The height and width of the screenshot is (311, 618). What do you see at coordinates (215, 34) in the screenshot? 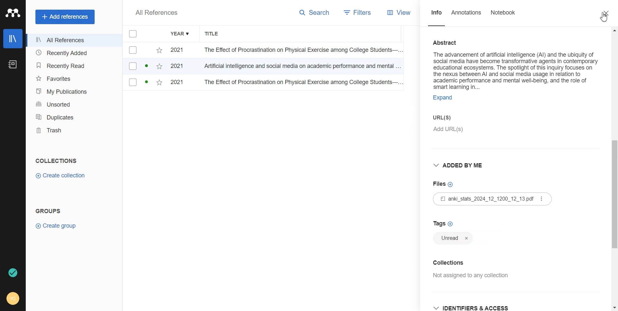
I see `Title` at bounding box center [215, 34].